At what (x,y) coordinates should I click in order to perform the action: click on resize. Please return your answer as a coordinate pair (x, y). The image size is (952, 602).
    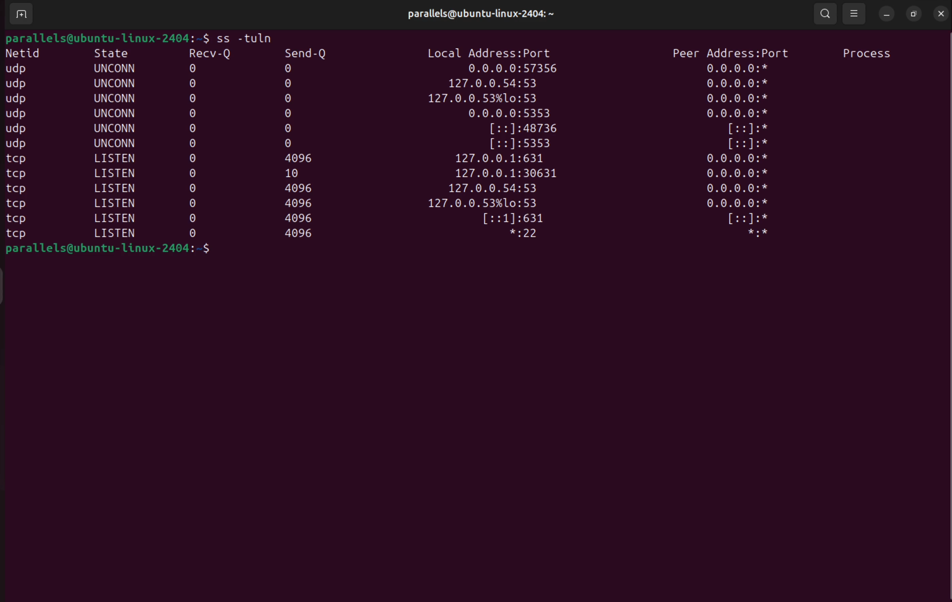
    Looking at the image, I should click on (915, 14).